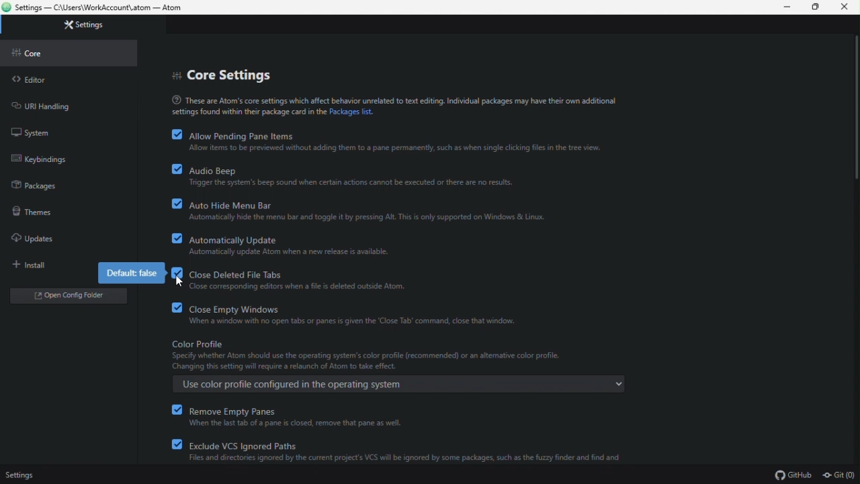 Image resolution: width=860 pixels, height=484 pixels. I want to click on checkbox, so click(179, 273).